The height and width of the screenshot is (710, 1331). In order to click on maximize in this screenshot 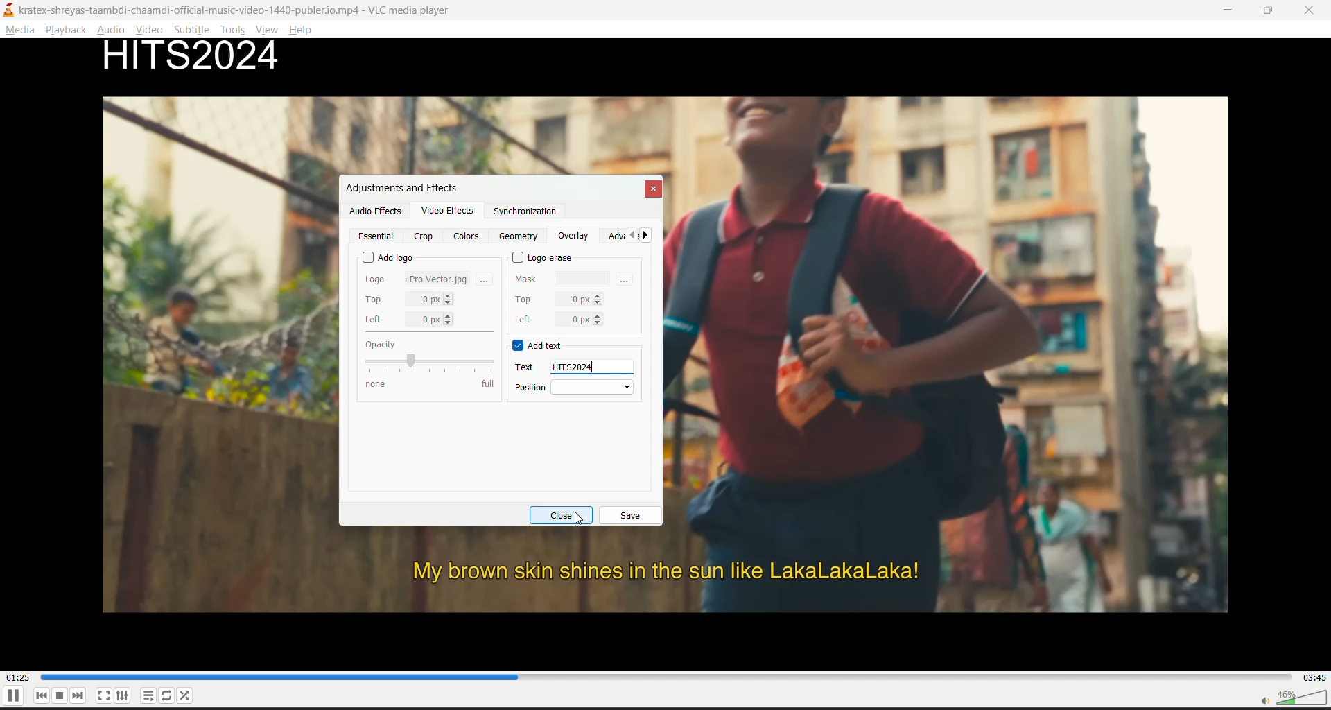, I will do `click(1273, 12)`.